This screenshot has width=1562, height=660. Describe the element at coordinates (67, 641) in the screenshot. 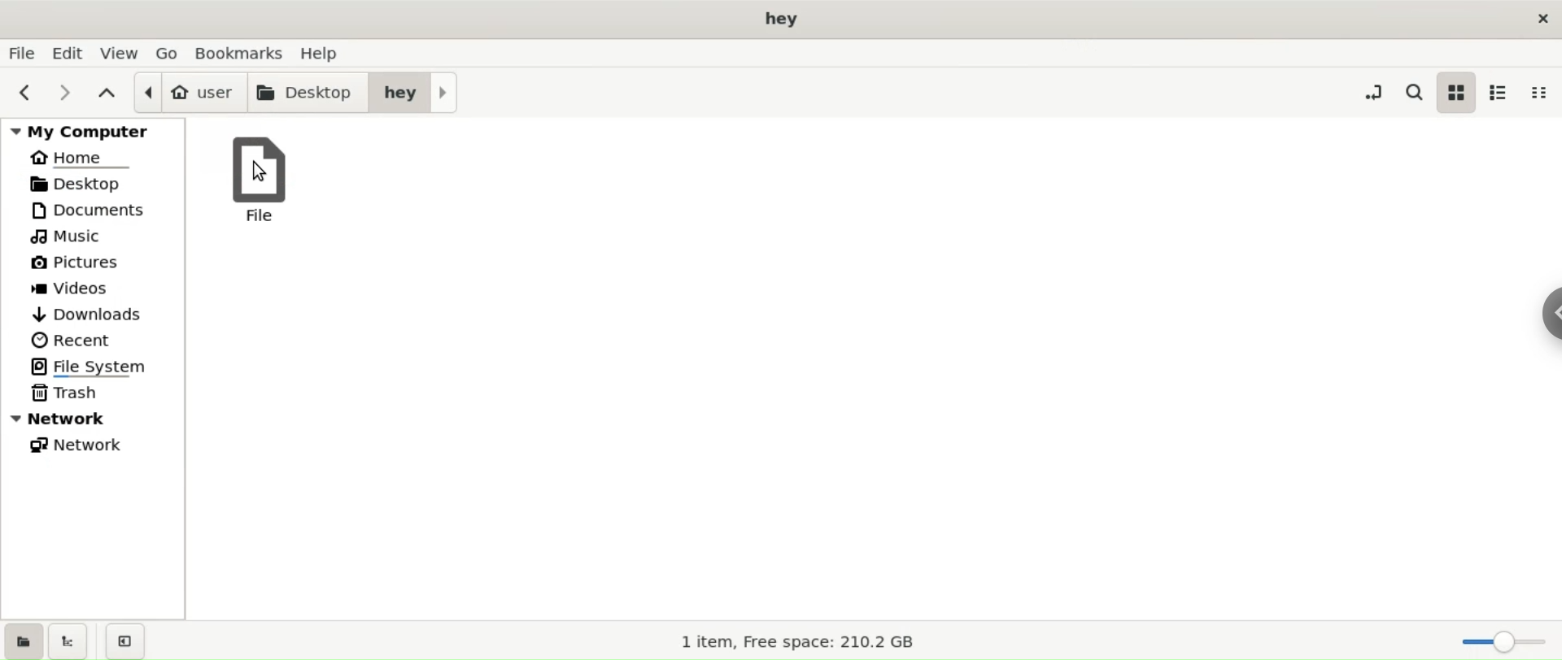

I see `show treeview` at that location.